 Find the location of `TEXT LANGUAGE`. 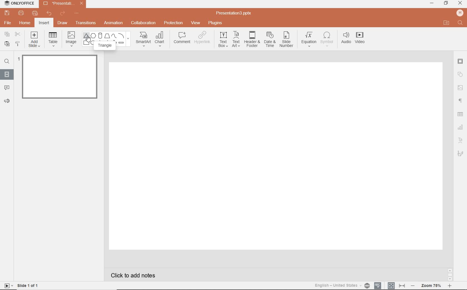

TEXT LANGUAGE is located at coordinates (342, 285).